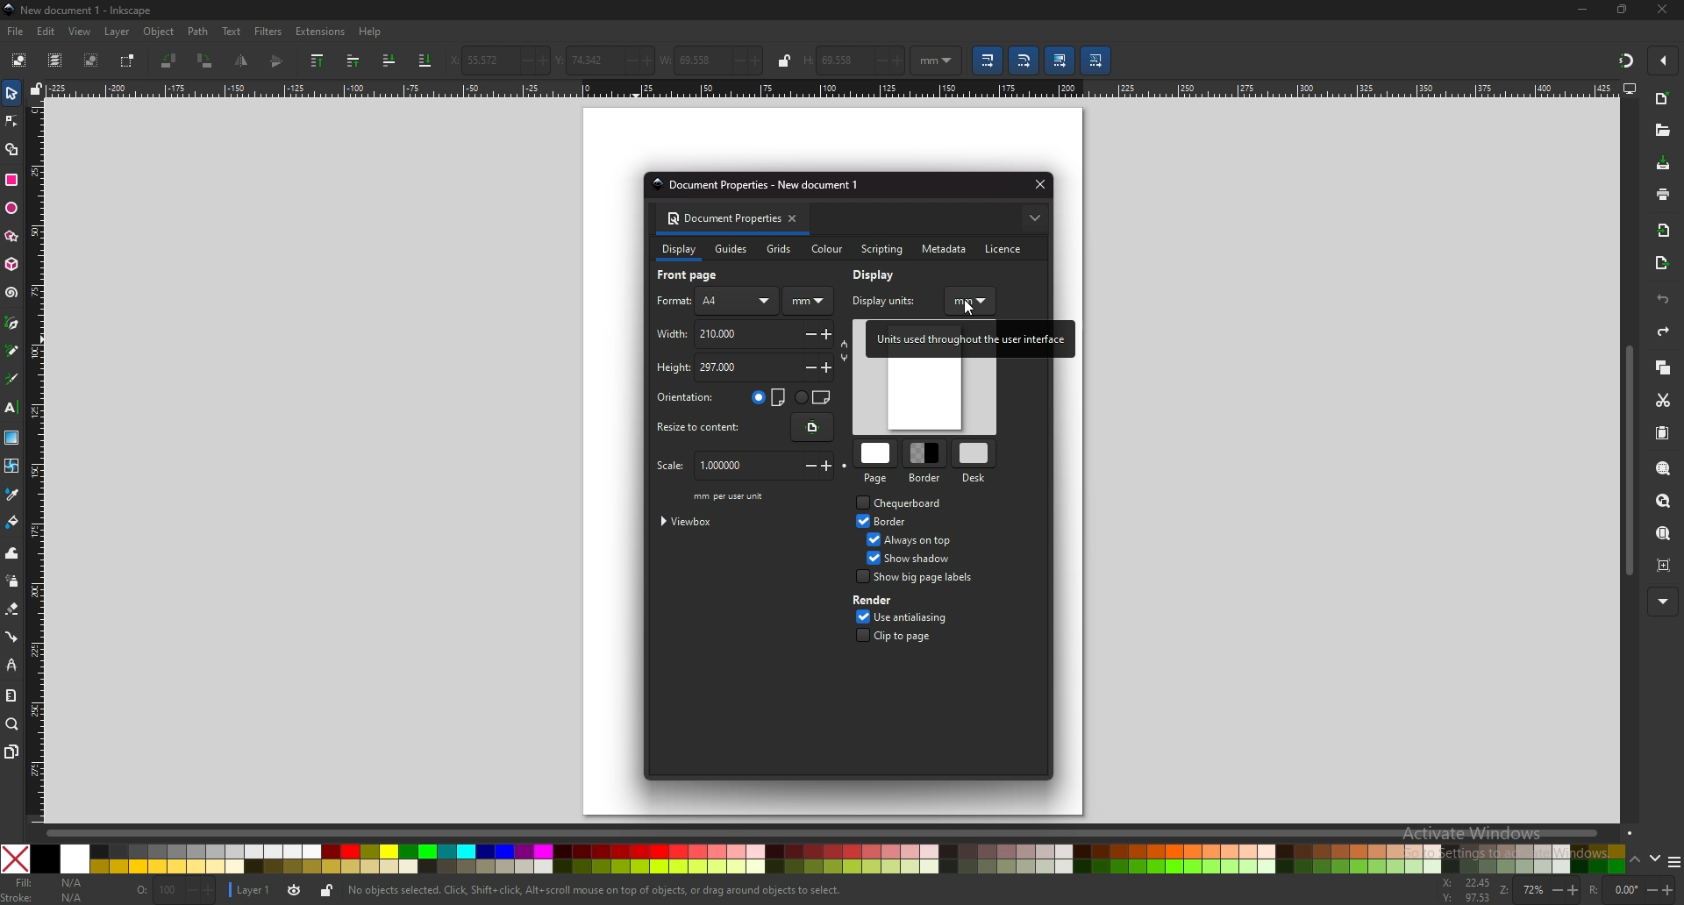 This screenshot has height=905, width=1684. I want to click on H, so click(807, 62).